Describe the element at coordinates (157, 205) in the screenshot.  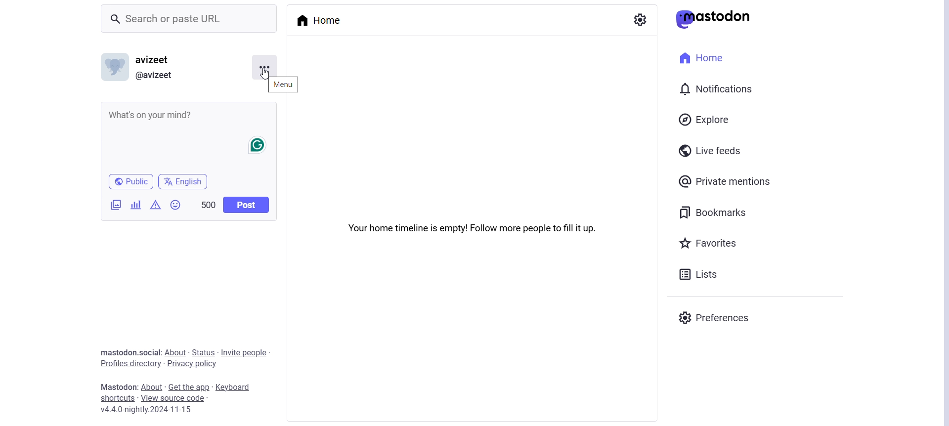
I see `Add content` at that location.